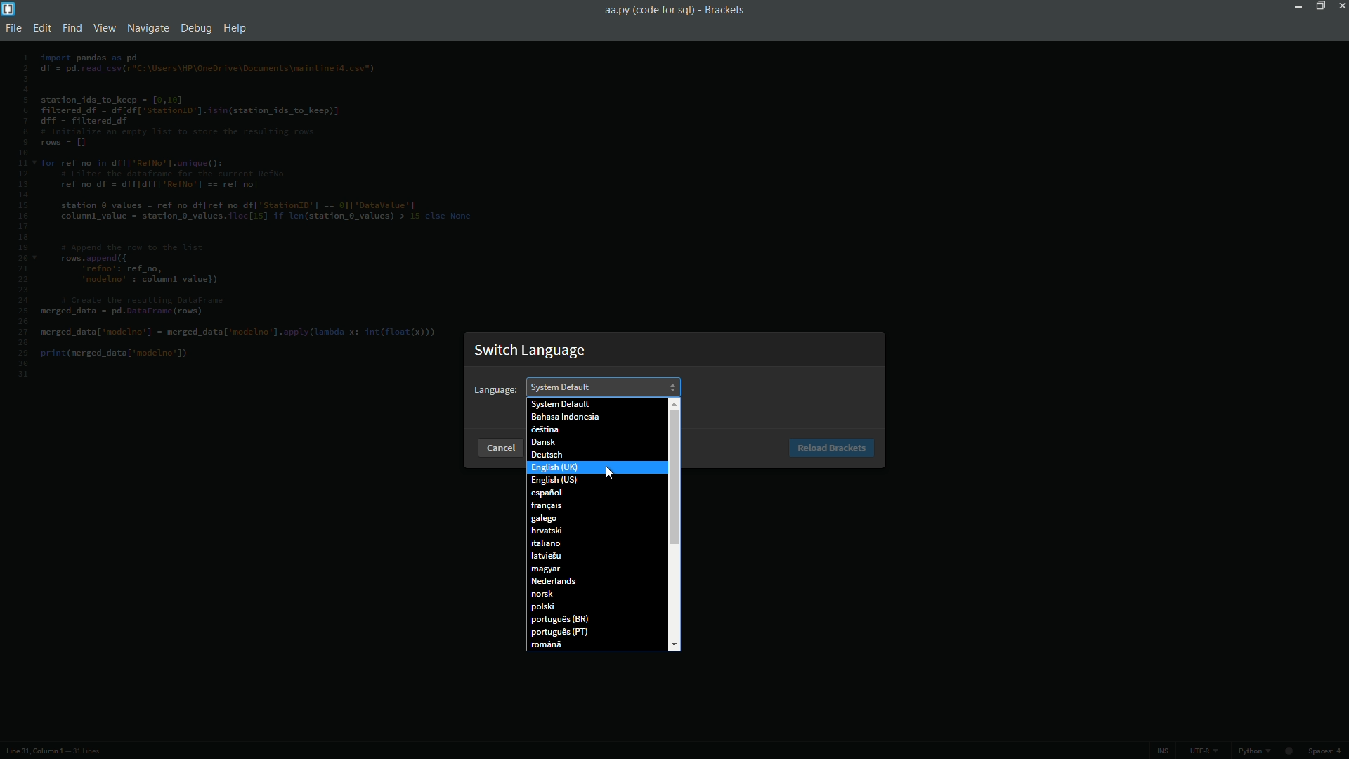 The height and width of the screenshot is (759, 1349). I want to click on help menu, so click(237, 29).